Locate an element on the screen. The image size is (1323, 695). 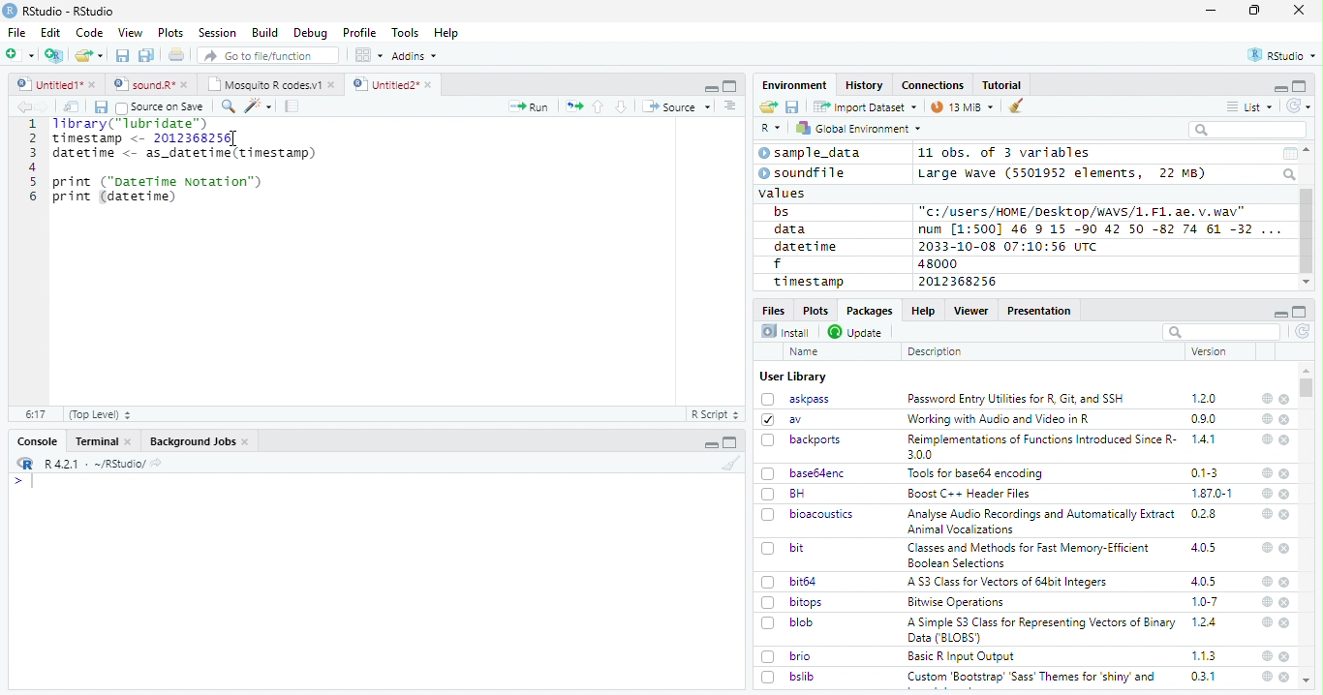
Files is located at coordinates (775, 309).